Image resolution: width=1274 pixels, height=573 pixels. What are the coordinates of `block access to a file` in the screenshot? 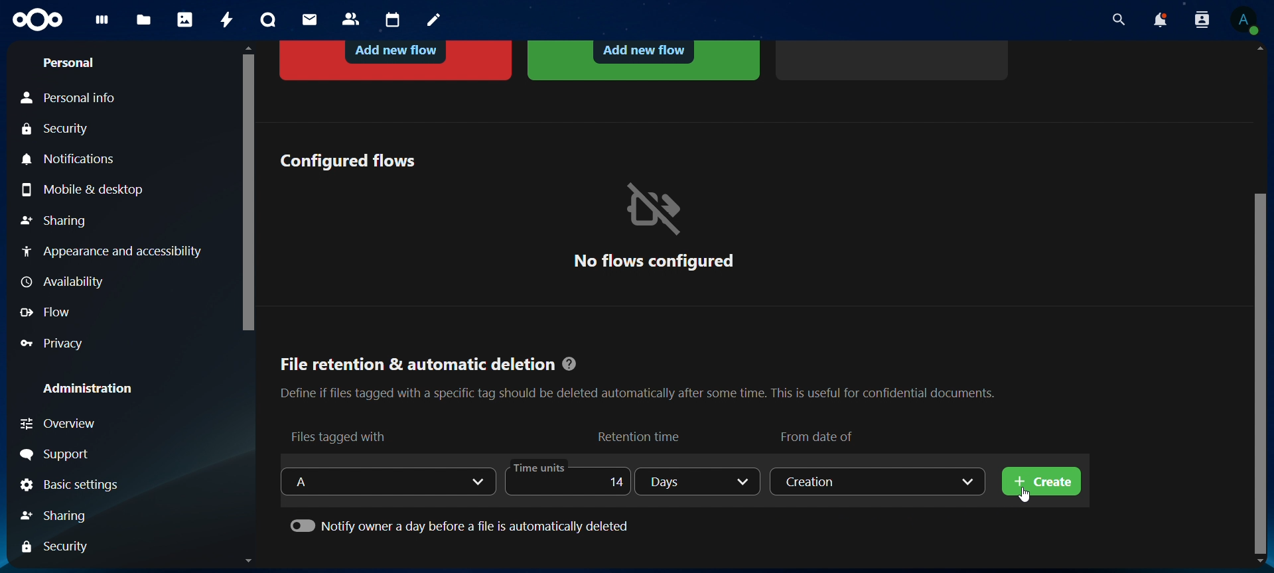 It's located at (397, 58).